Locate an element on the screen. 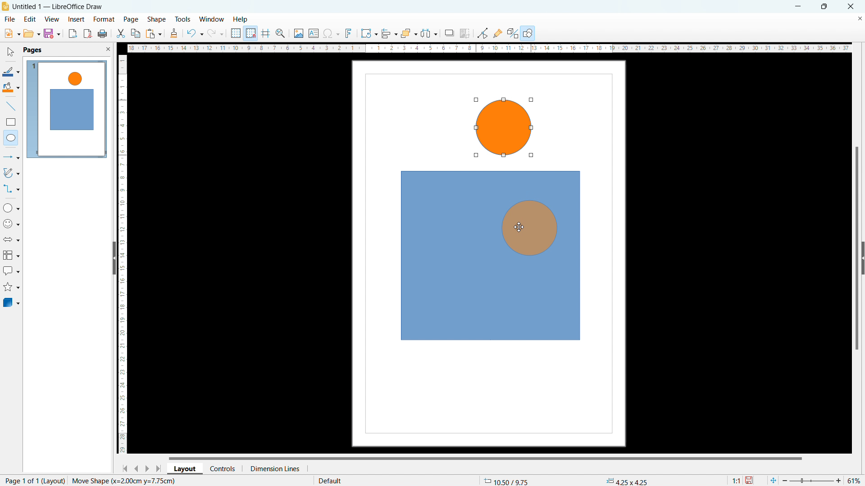 The image size is (865, 486). cursor coordinates is located at coordinates (507, 480).